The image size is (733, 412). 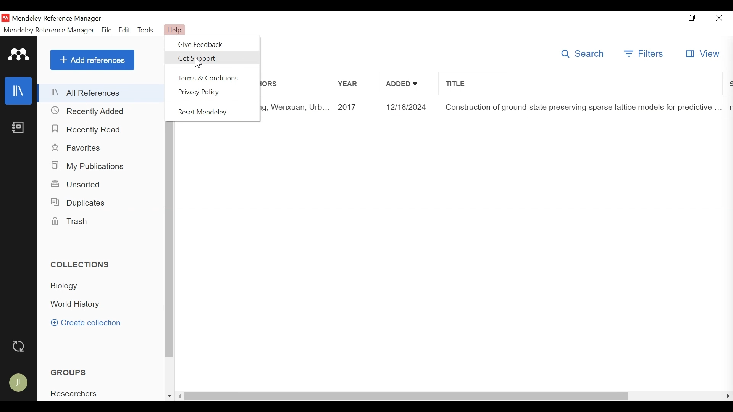 I want to click on Help, so click(x=175, y=30).